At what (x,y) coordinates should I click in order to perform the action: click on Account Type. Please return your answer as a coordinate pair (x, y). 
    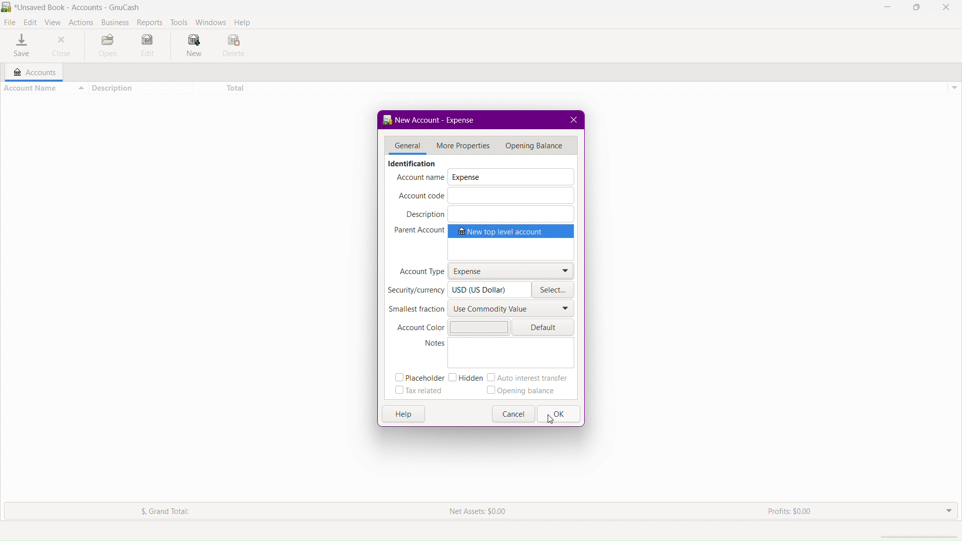
    Looking at the image, I should click on (419, 270).